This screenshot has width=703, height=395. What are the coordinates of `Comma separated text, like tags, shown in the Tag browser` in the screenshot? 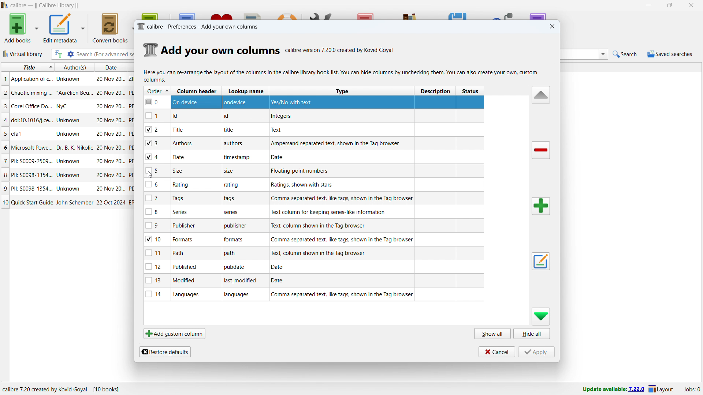 It's located at (342, 294).